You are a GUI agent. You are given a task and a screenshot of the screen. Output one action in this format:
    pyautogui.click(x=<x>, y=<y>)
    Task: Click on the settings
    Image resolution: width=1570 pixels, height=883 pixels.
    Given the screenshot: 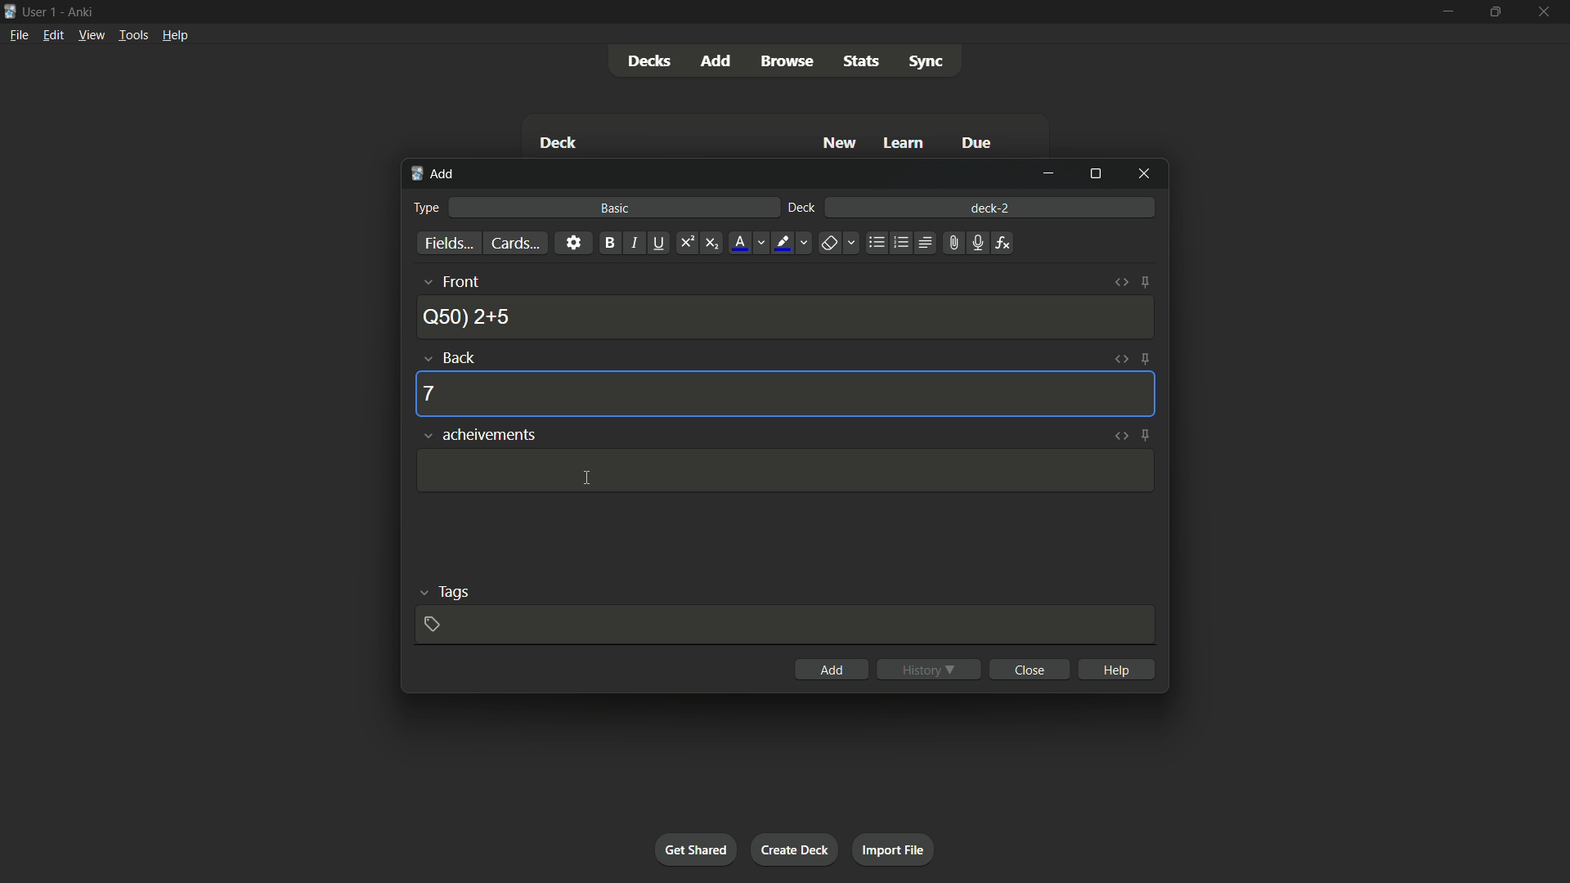 What is the action you would take?
    pyautogui.click(x=575, y=243)
    